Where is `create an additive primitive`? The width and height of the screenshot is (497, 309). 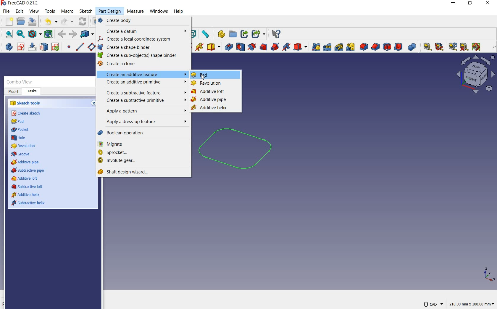 create an additive primitive is located at coordinates (143, 83).